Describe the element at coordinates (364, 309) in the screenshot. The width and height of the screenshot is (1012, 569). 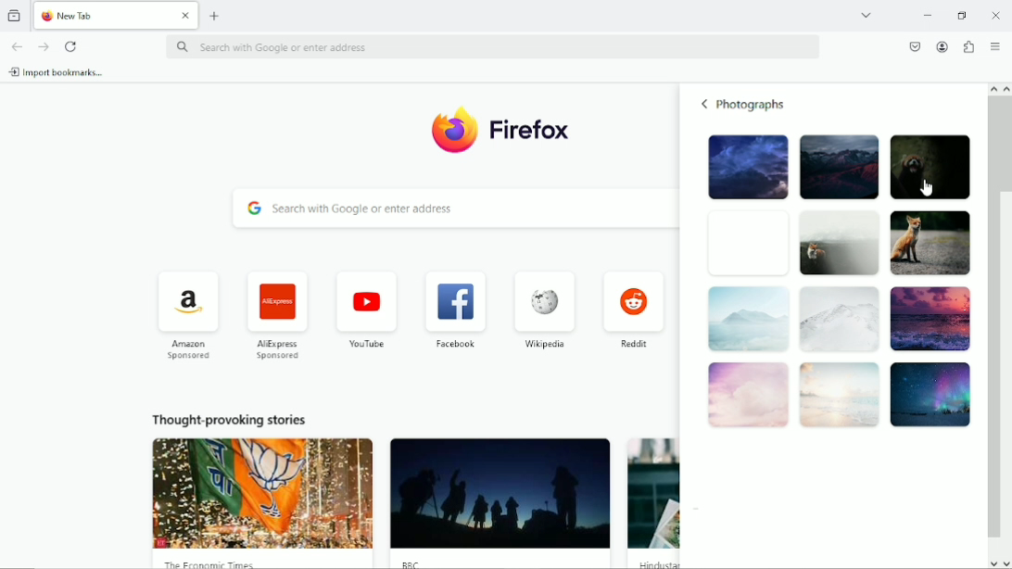
I see `Youtube` at that location.